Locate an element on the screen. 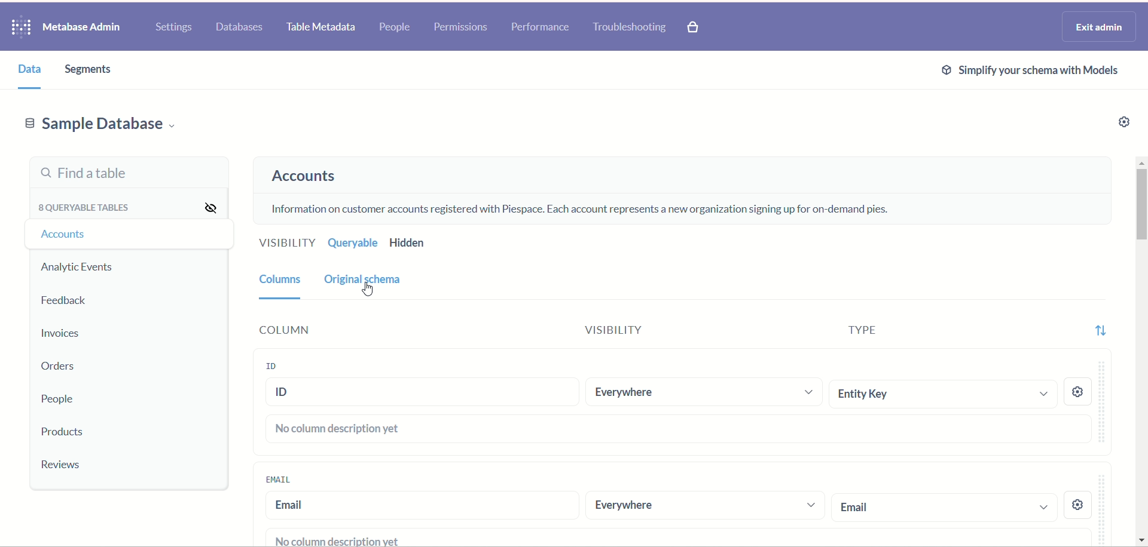  people is located at coordinates (58, 398).